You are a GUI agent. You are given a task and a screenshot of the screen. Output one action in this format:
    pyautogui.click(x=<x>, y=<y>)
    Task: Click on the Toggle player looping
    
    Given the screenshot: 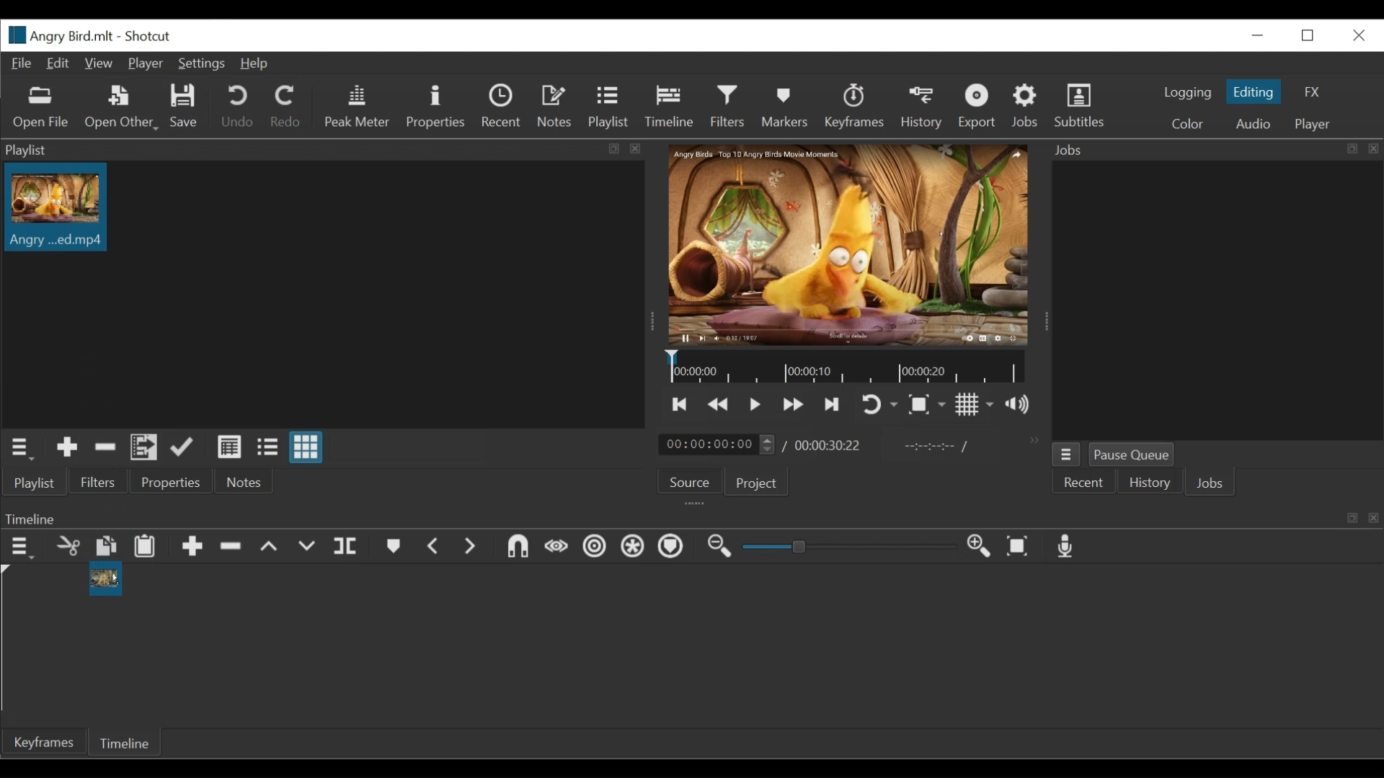 What is the action you would take?
    pyautogui.click(x=876, y=403)
    